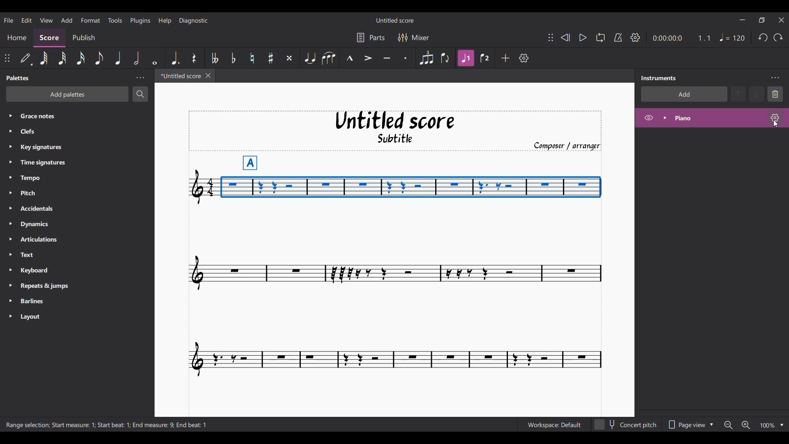 This screenshot has height=444, width=789. I want to click on Diagnostic menu, so click(194, 21).